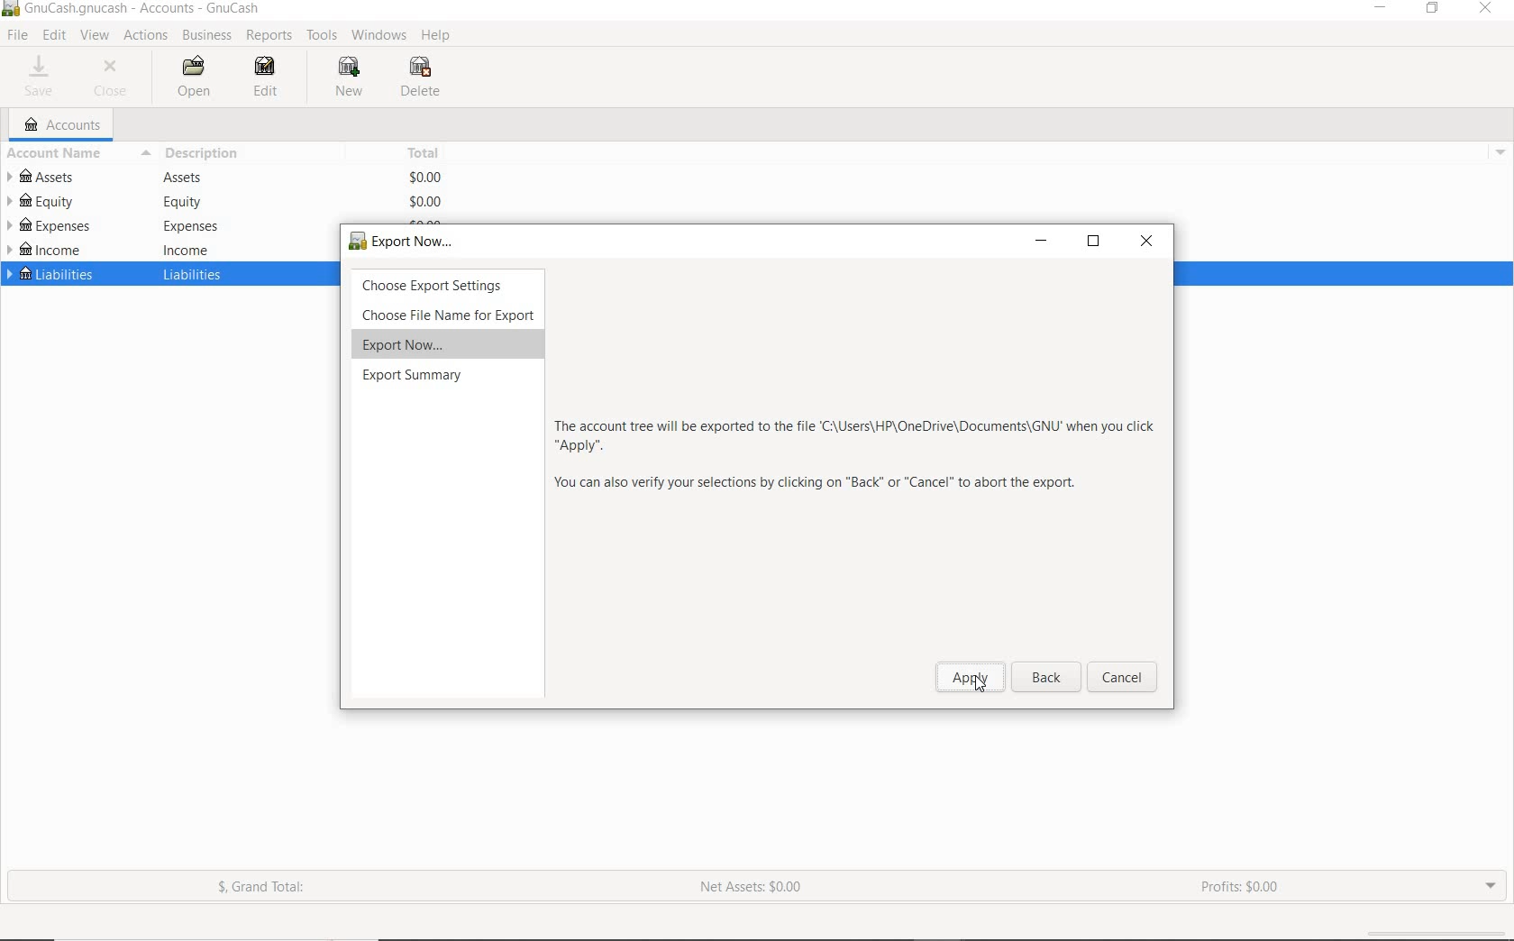 Image resolution: width=1514 pixels, height=941 pixels. I want to click on GRAND TOTAL, so click(260, 888).